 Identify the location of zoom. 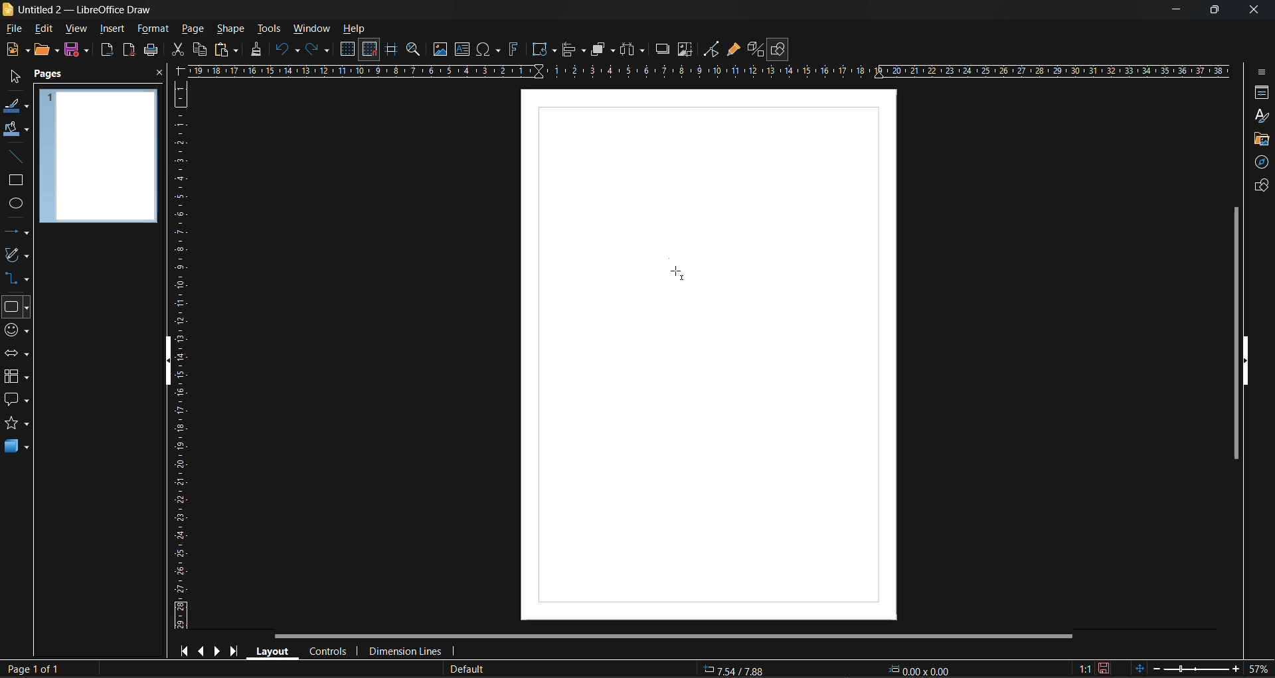
(415, 51).